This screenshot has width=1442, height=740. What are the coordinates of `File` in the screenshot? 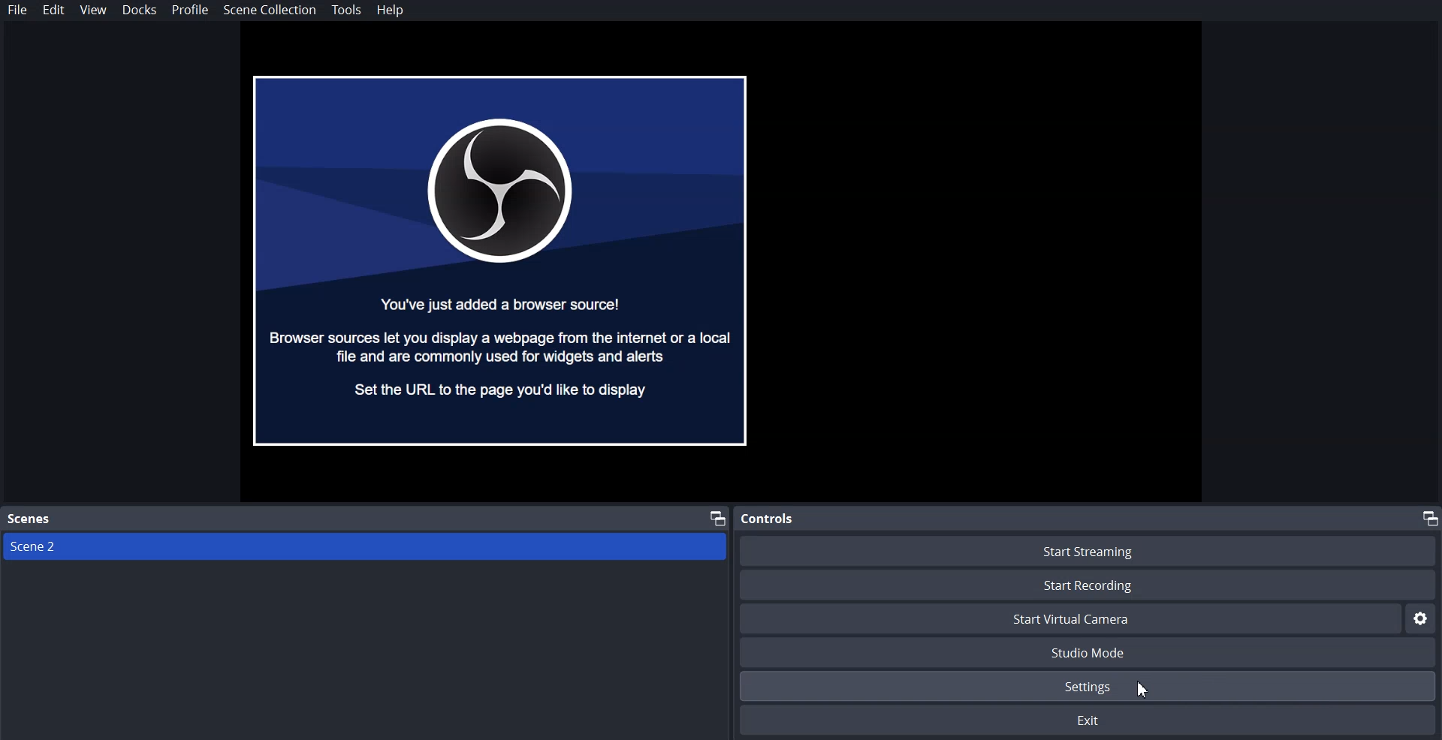 It's located at (18, 10).